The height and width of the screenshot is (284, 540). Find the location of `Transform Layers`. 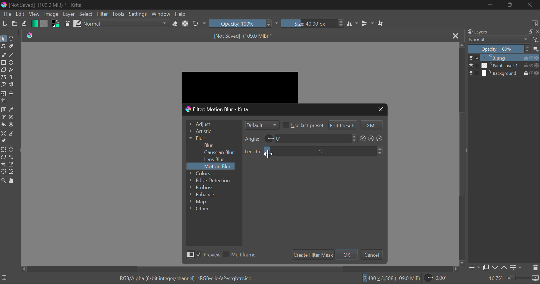

Transform Layers is located at coordinates (4, 94).